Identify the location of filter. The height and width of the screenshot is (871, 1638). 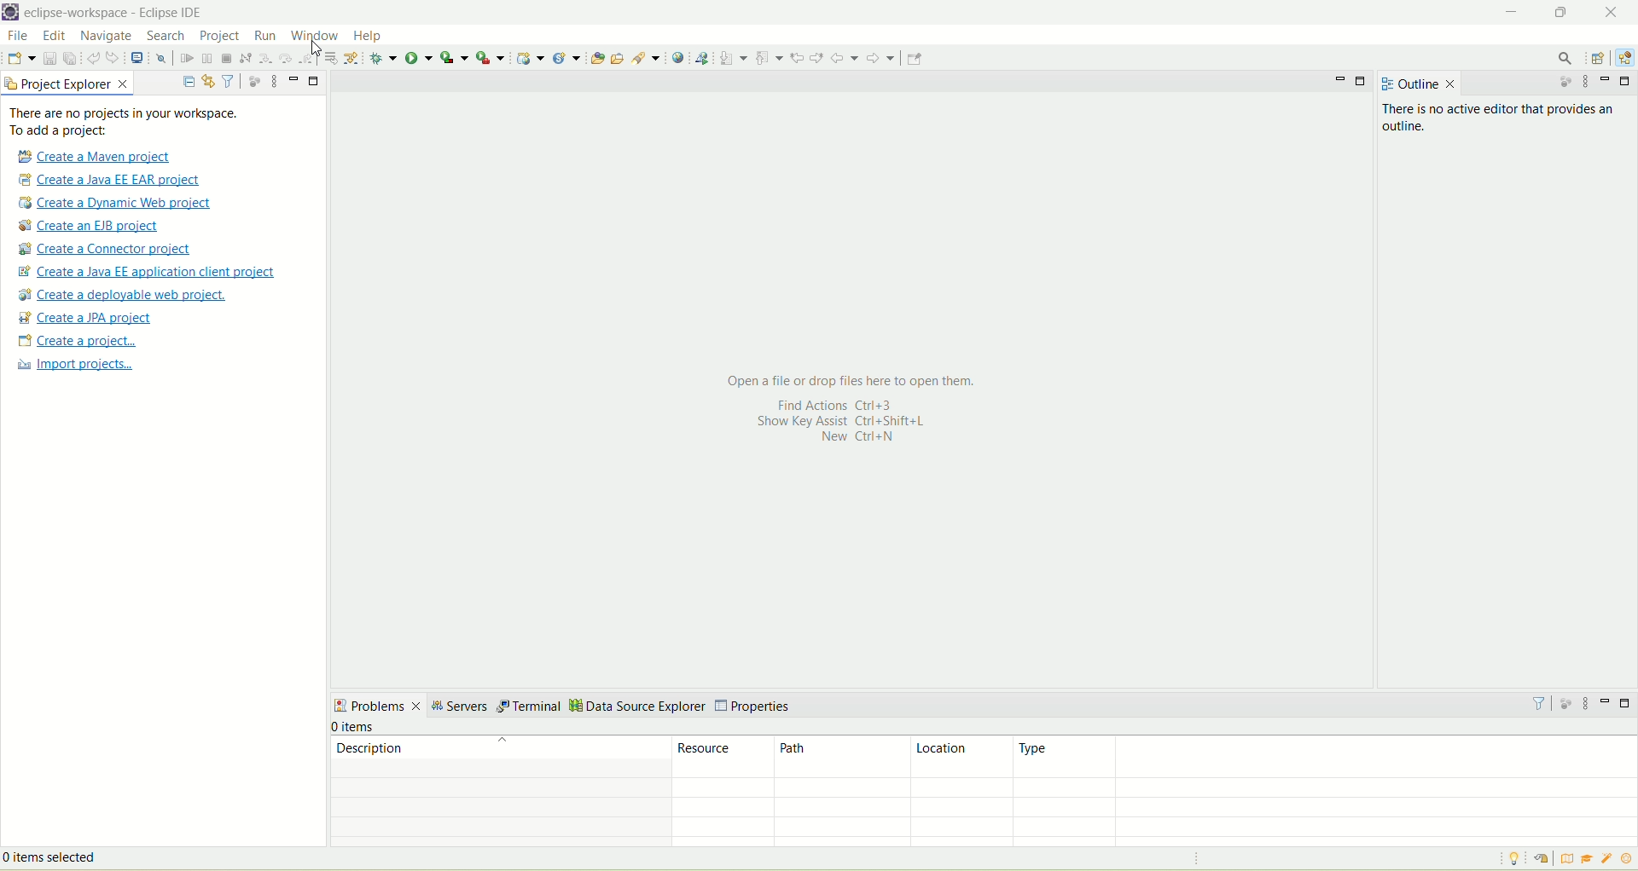
(229, 81).